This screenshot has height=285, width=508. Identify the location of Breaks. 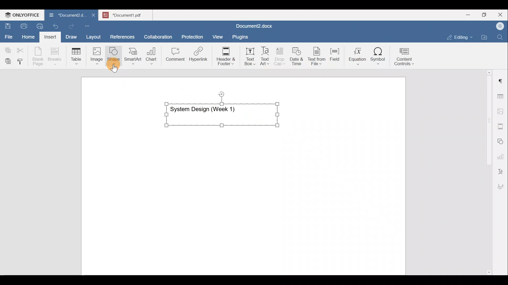
(55, 56).